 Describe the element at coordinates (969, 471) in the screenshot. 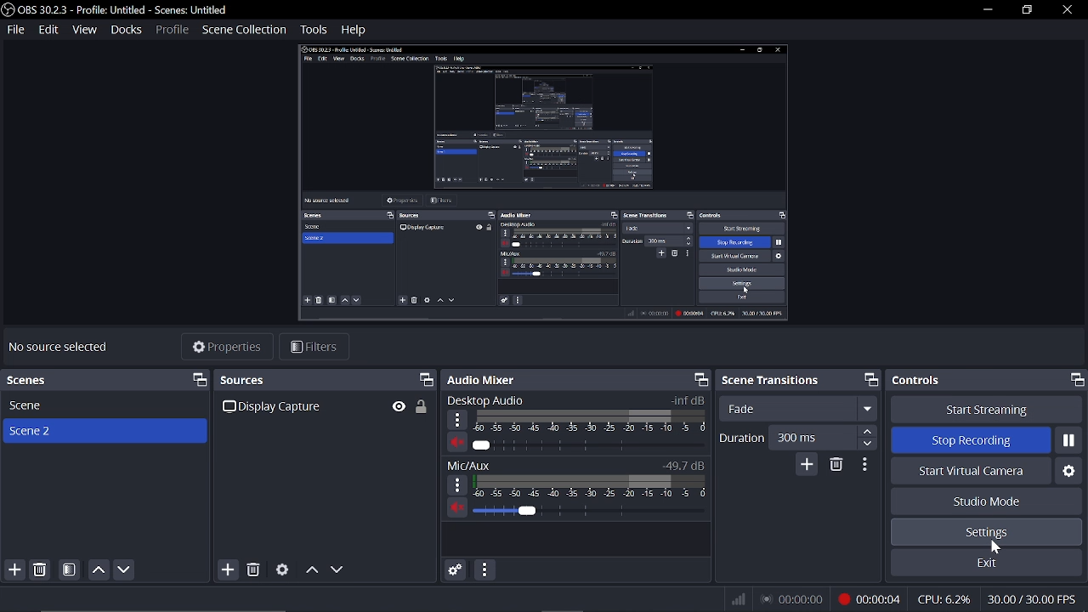

I see `start virtual camera` at that location.